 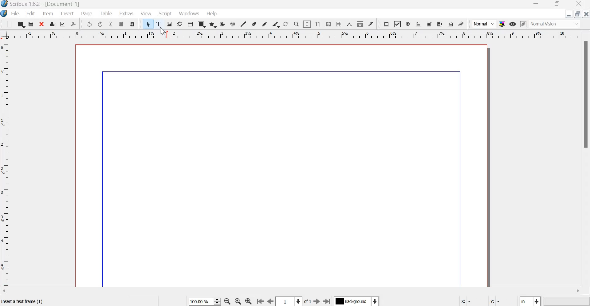 What do you see at coordinates (577, 291) in the screenshot?
I see `Scroll right` at bounding box center [577, 291].